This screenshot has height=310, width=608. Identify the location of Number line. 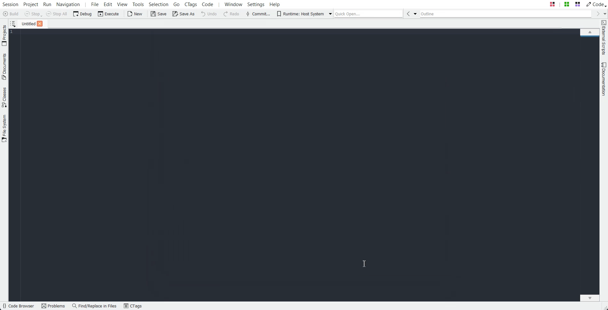
(13, 32).